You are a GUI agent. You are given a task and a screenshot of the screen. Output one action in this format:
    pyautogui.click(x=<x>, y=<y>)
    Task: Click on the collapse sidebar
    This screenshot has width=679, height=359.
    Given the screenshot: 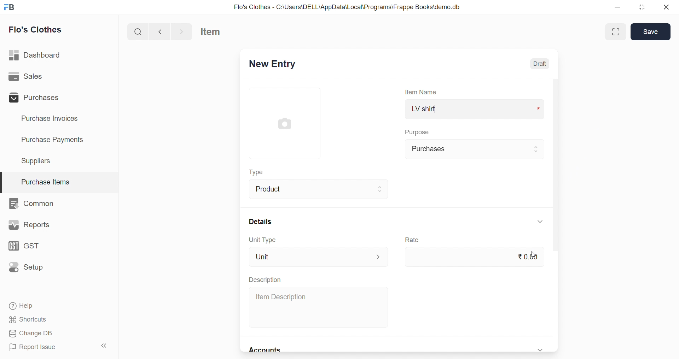 What is the action you would take?
    pyautogui.click(x=107, y=346)
    